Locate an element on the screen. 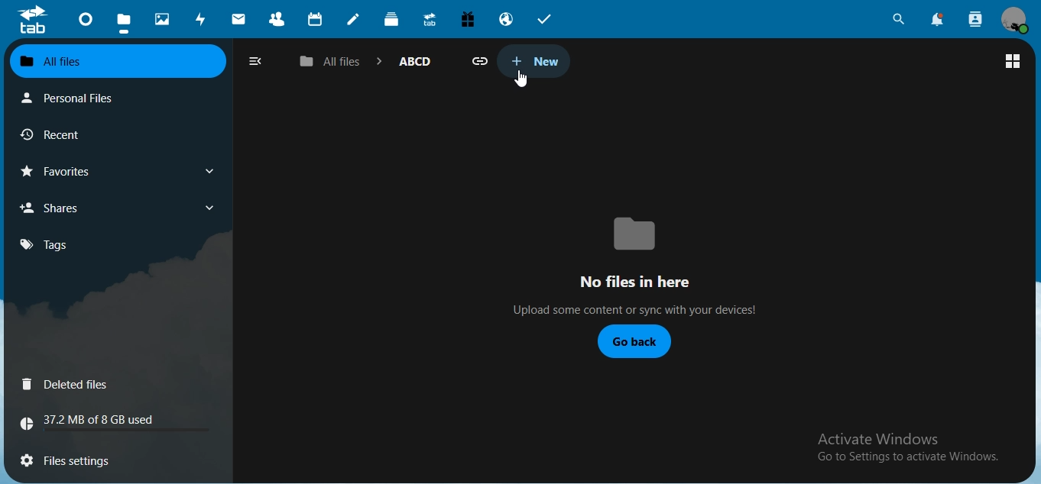 Image resolution: width=1041 pixels, height=484 pixels. photos is located at coordinates (163, 18).